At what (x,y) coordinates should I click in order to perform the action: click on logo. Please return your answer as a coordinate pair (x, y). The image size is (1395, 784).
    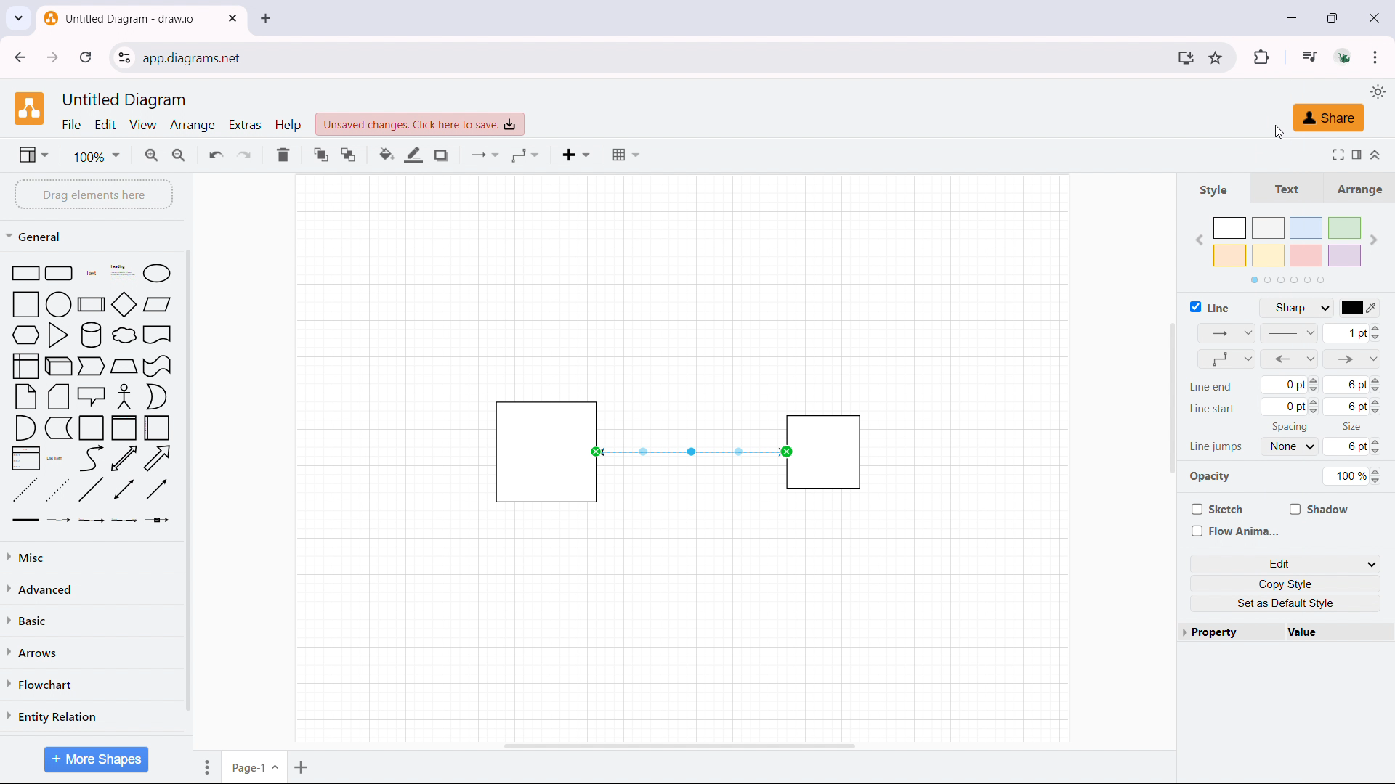
    Looking at the image, I should click on (28, 107).